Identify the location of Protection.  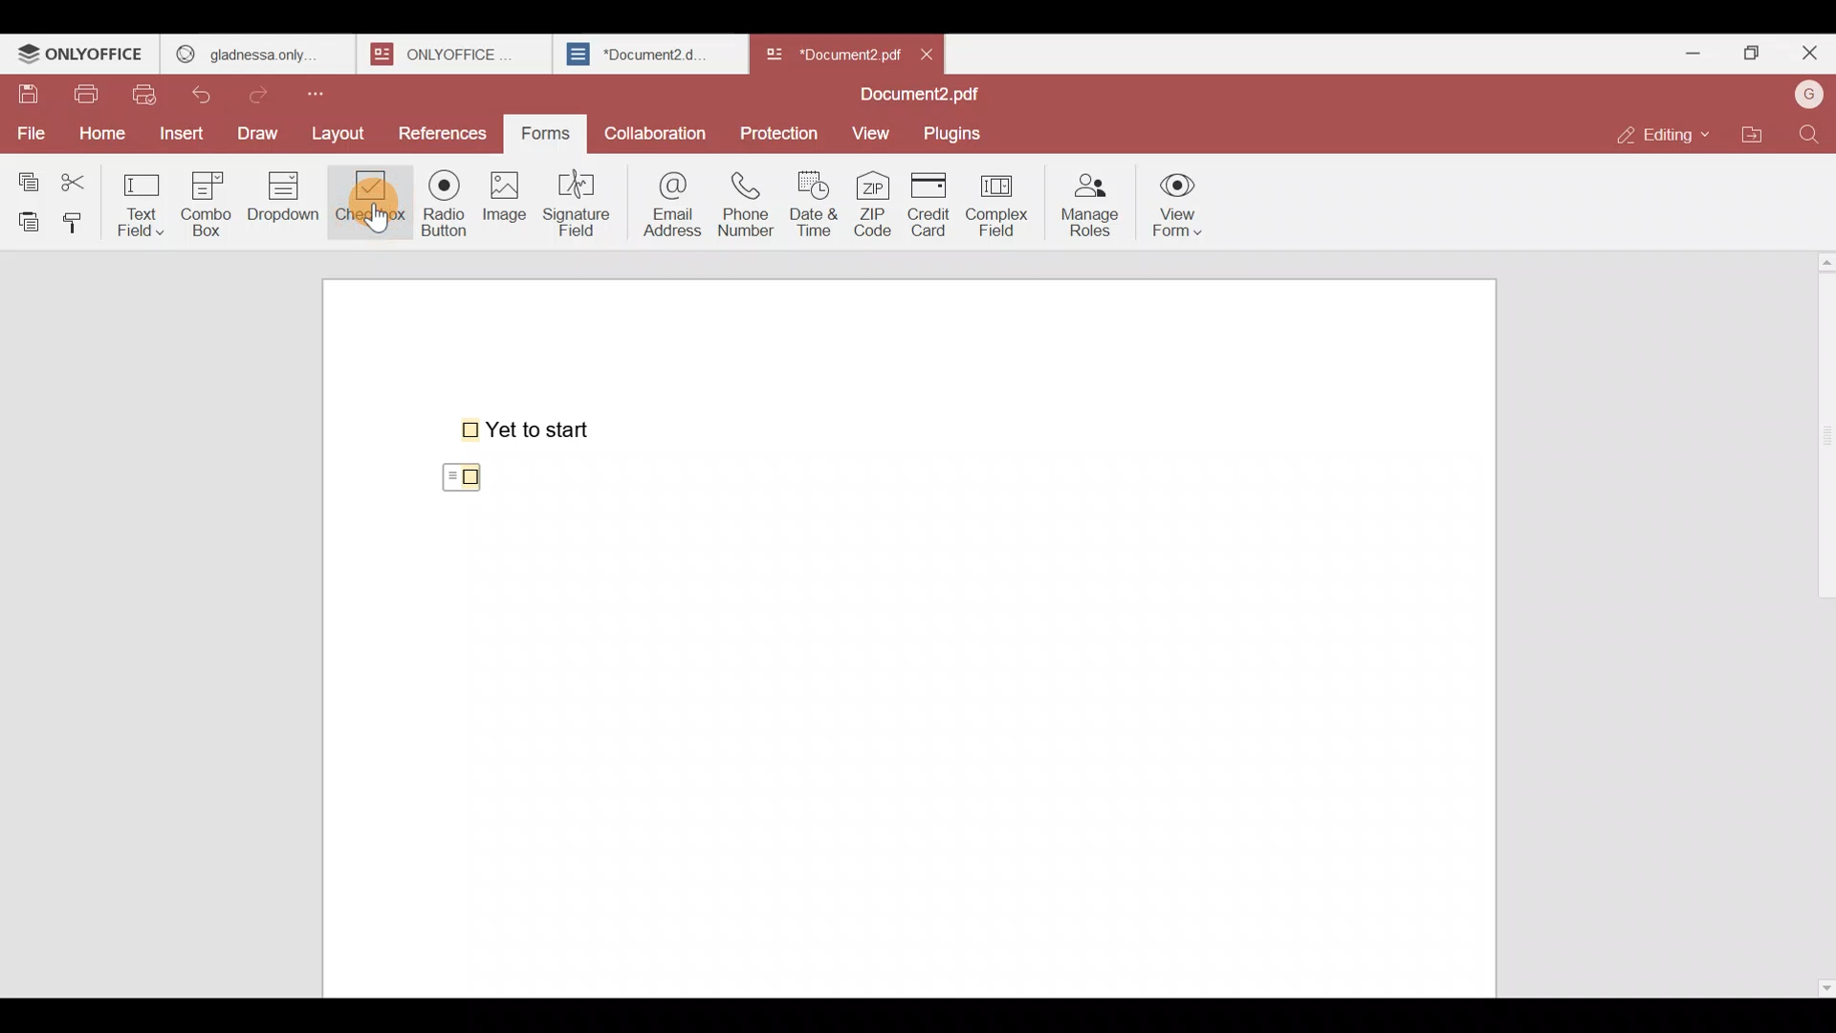
(780, 132).